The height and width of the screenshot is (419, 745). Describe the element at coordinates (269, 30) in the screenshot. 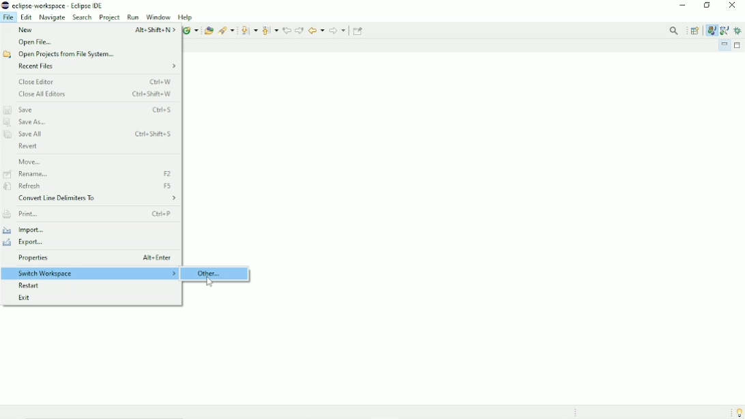

I see `Previous annotation` at that location.